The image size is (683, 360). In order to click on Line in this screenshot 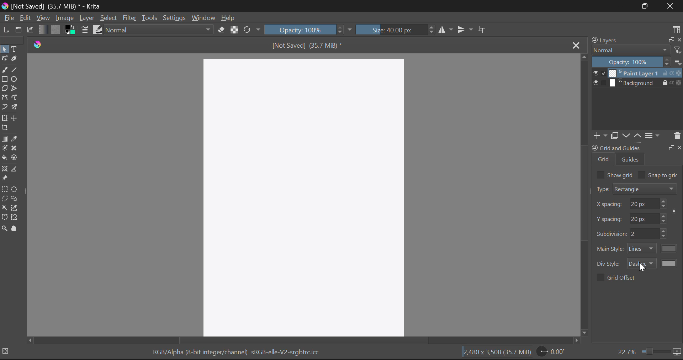, I will do `click(15, 70)`.